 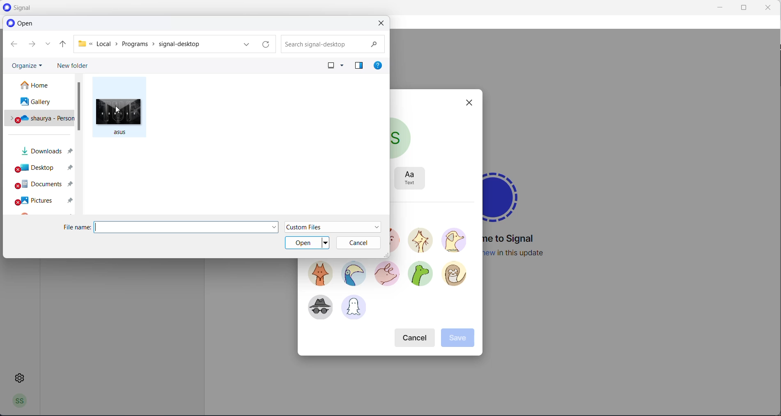 What do you see at coordinates (343, 213) in the screenshot?
I see `select avatar heading` at bounding box center [343, 213].